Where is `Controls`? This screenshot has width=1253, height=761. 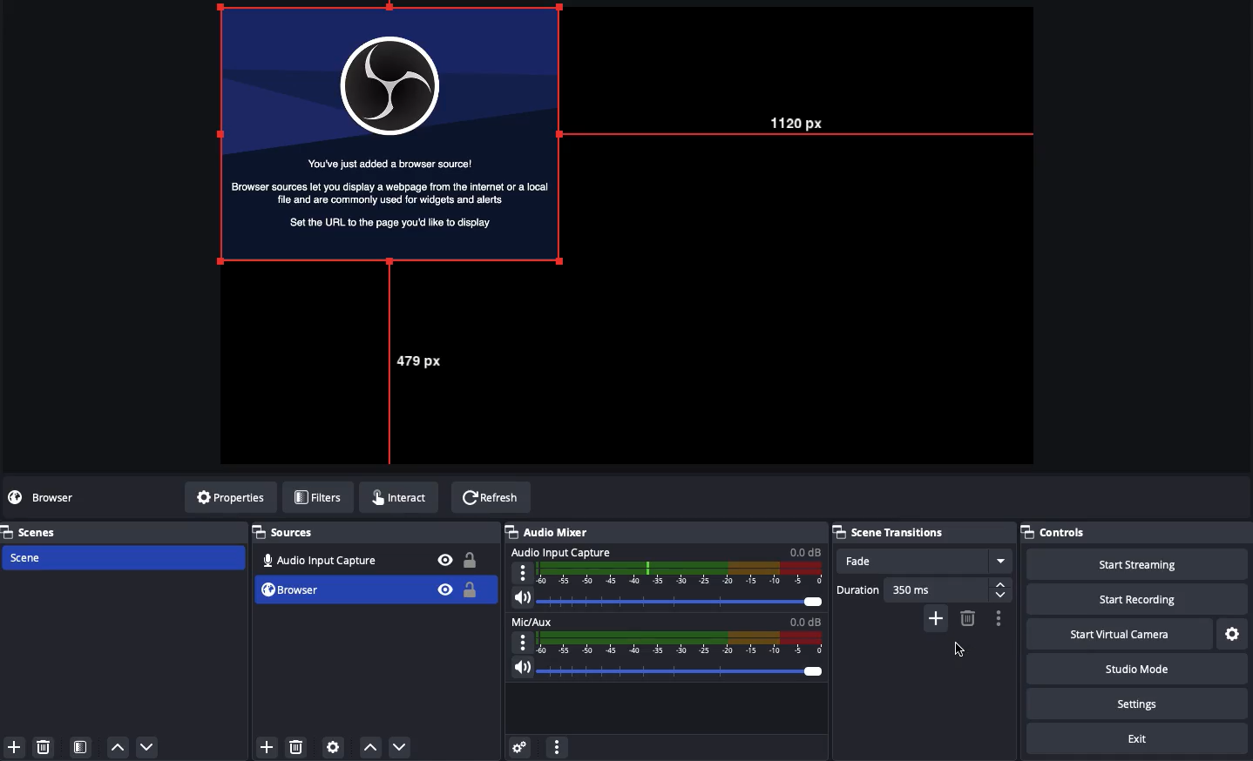 Controls is located at coordinates (1134, 532).